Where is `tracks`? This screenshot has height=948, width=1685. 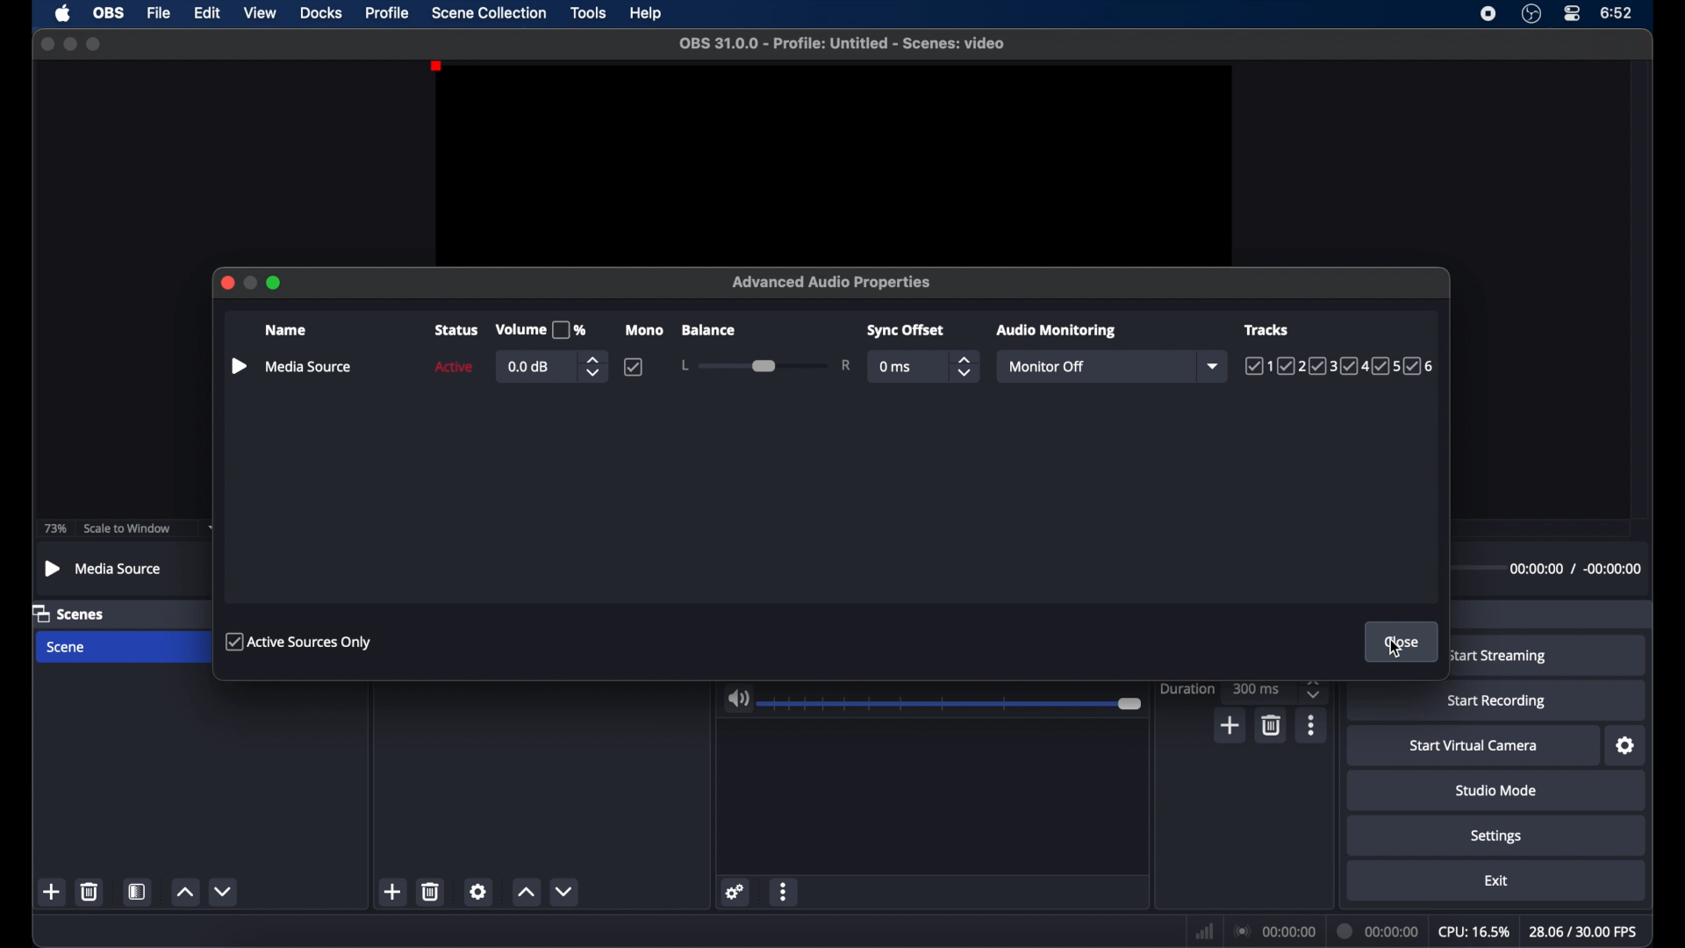
tracks is located at coordinates (1266, 330).